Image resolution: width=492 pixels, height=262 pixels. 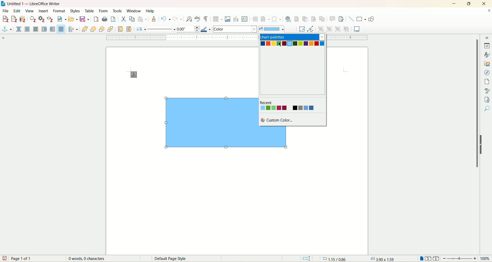 I want to click on page number, so click(x=22, y=259).